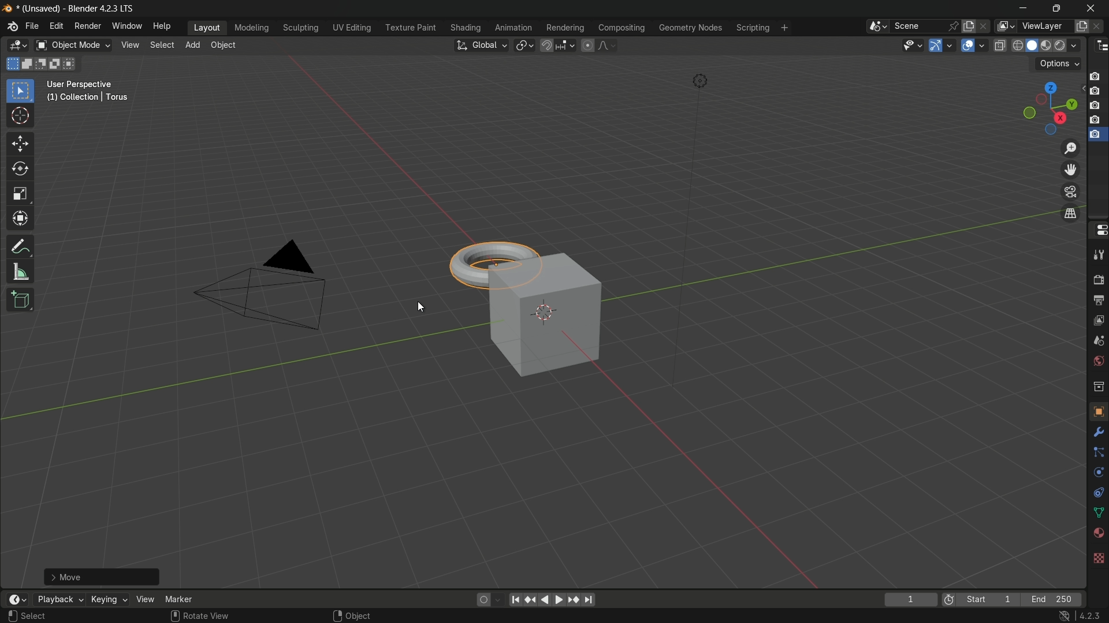  I want to click on rendering, so click(565, 28).